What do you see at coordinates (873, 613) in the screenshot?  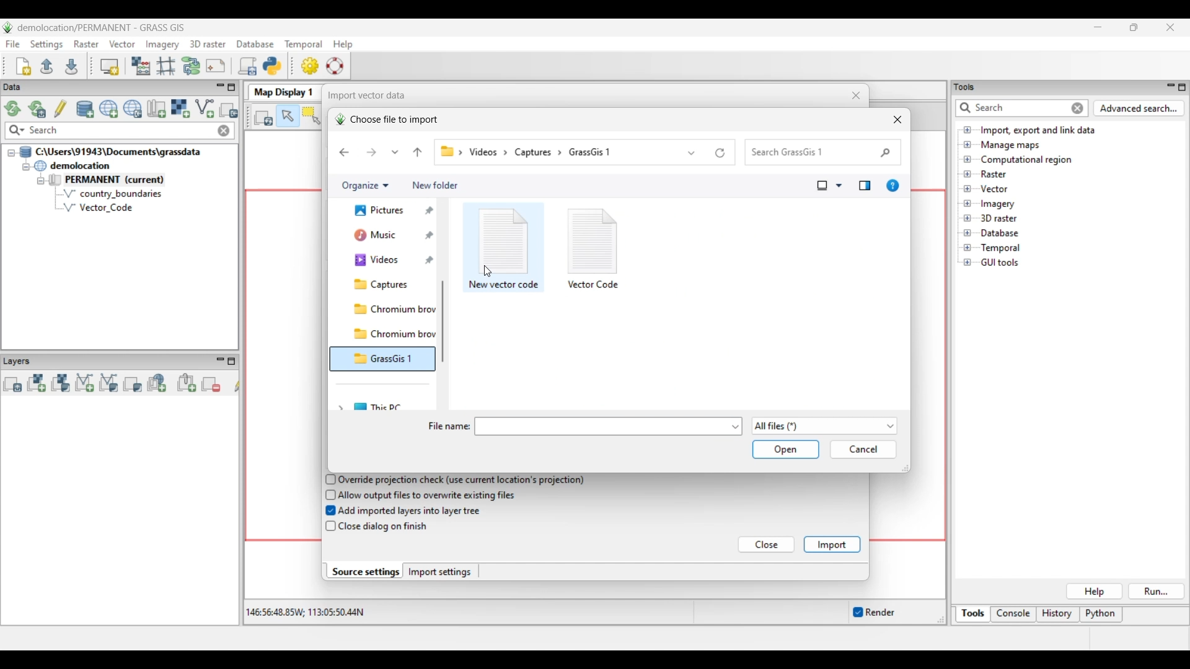 I see `Enable/Disable auto-rendering` at bounding box center [873, 613].